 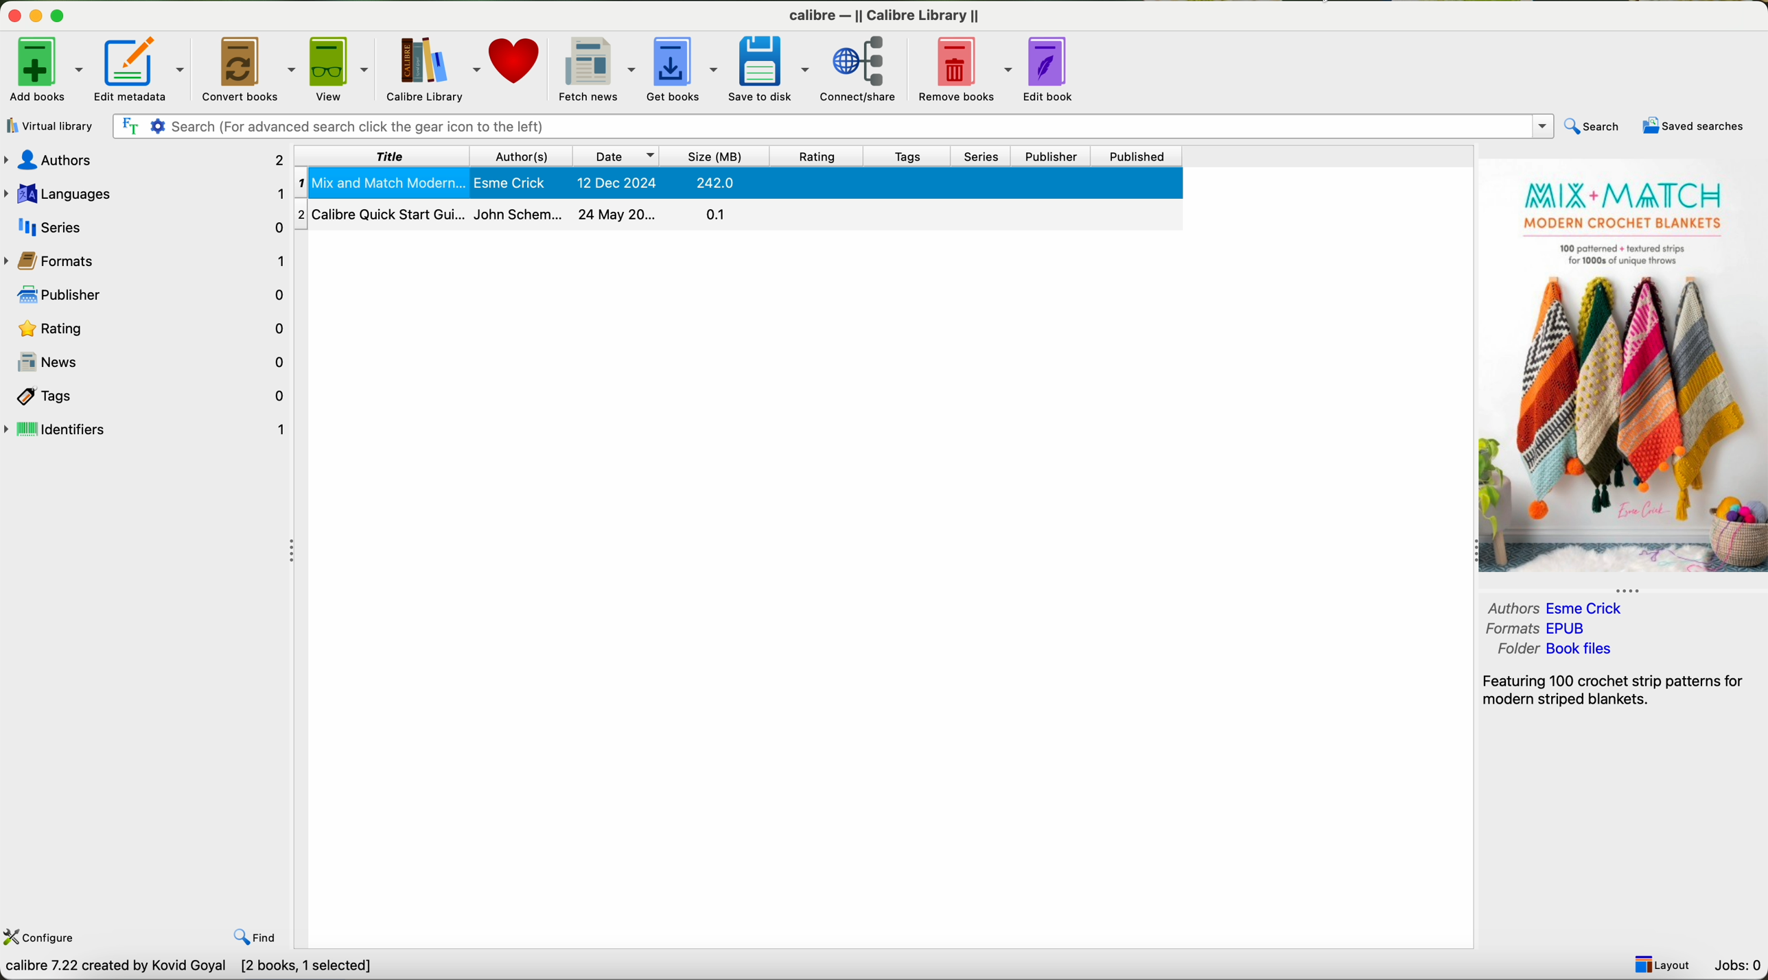 What do you see at coordinates (772, 67) in the screenshot?
I see `save to disk` at bounding box center [772, 67].